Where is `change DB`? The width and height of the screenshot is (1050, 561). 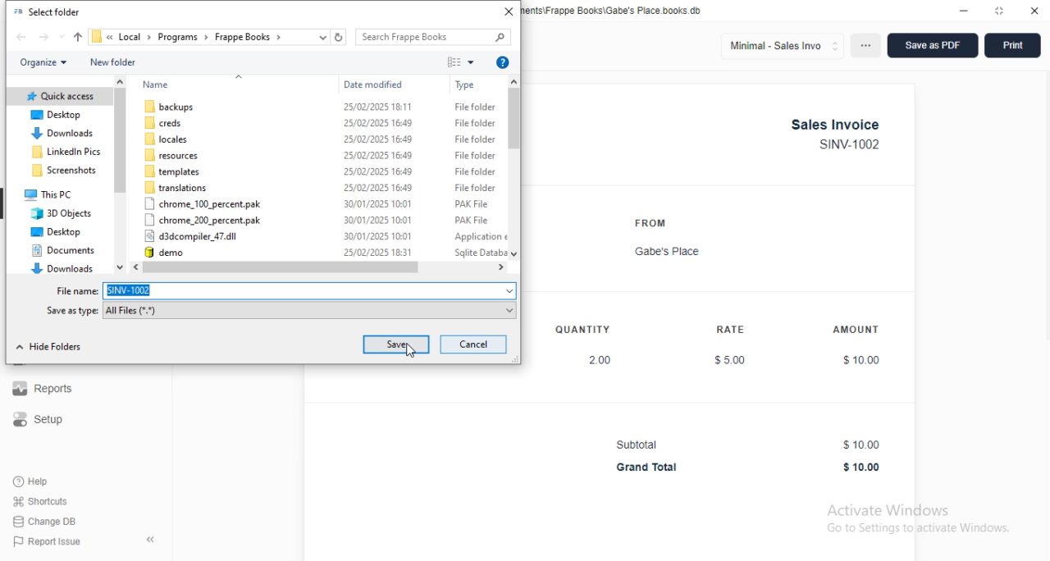 change DB is located at coordinates (44, 522).